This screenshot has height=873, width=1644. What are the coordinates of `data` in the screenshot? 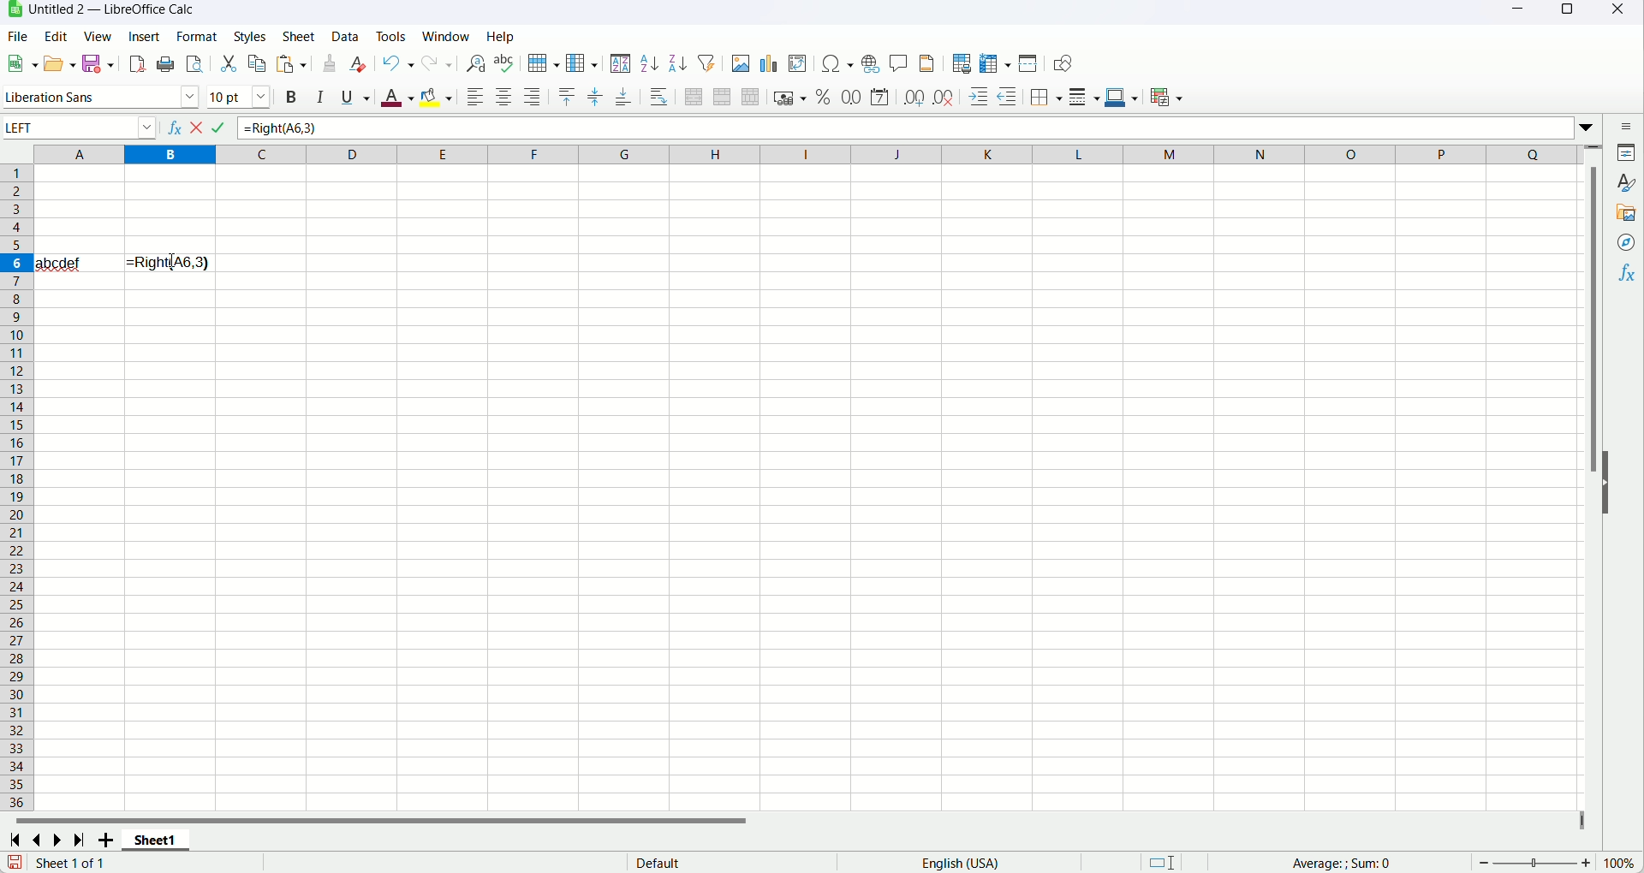 It's located at (345, 34).